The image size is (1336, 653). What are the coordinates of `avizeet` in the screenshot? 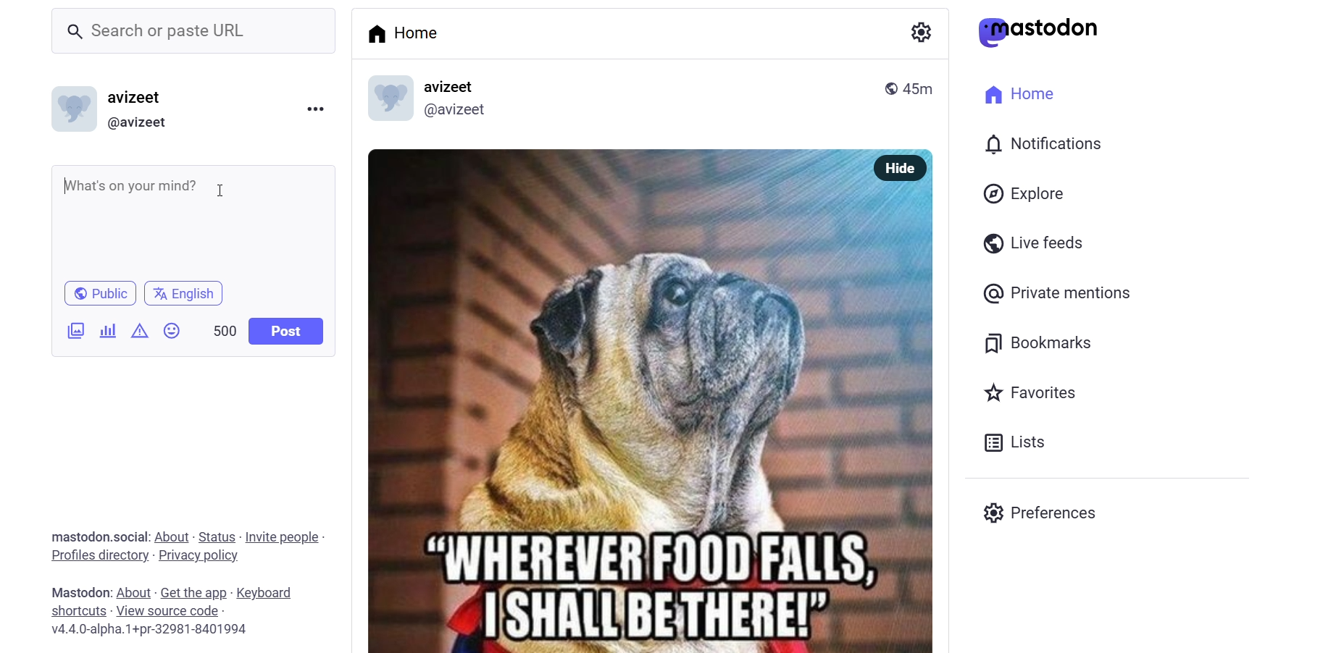 It's located at (156, 99).